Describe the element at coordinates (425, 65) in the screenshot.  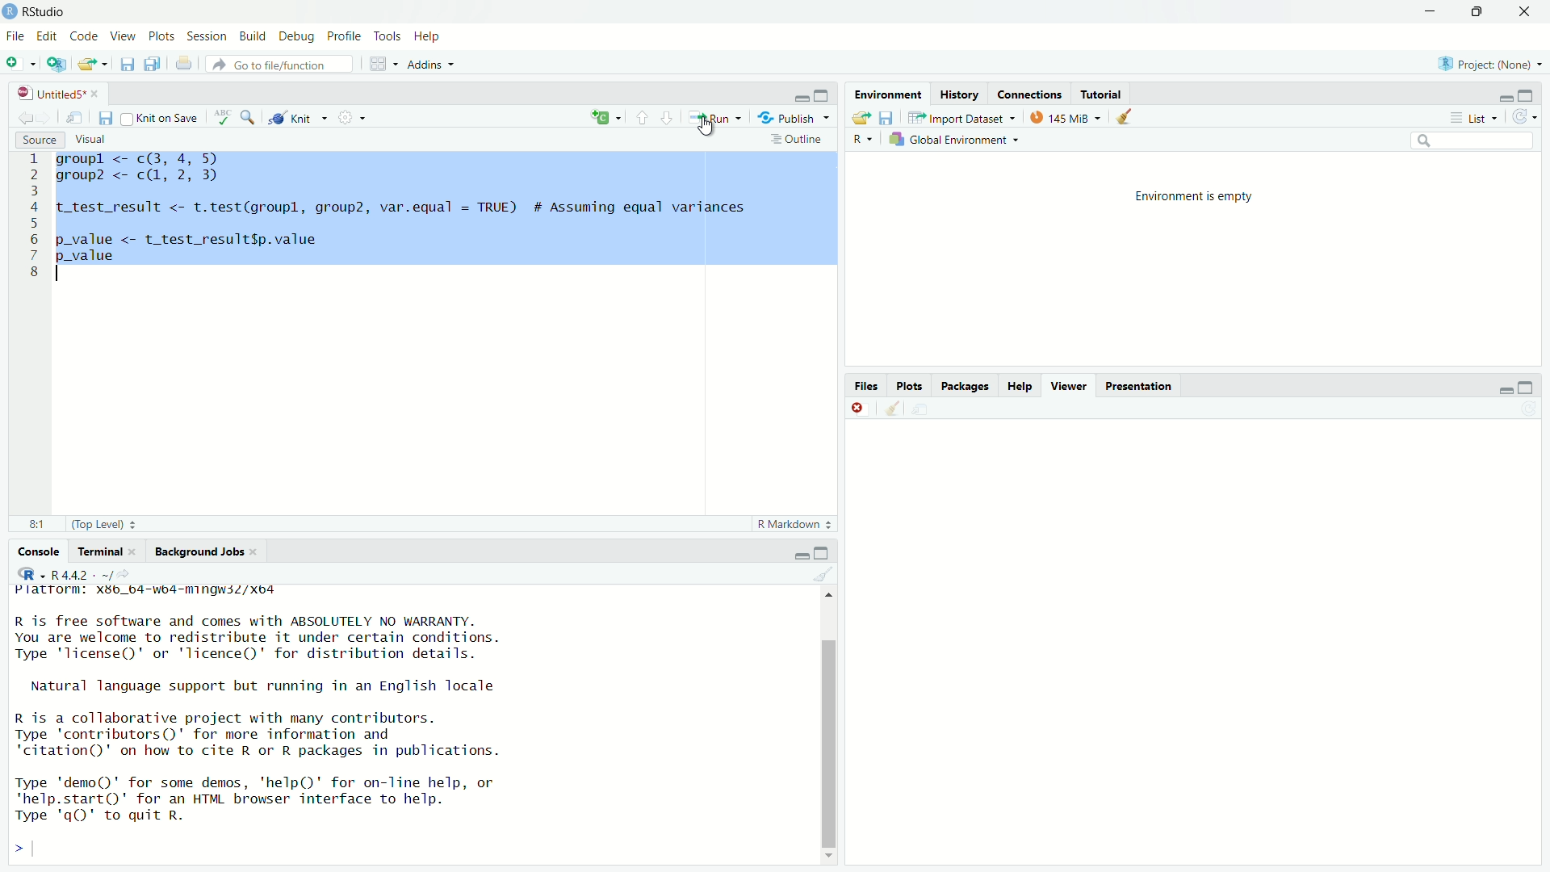
I see `Addins ` at that location.